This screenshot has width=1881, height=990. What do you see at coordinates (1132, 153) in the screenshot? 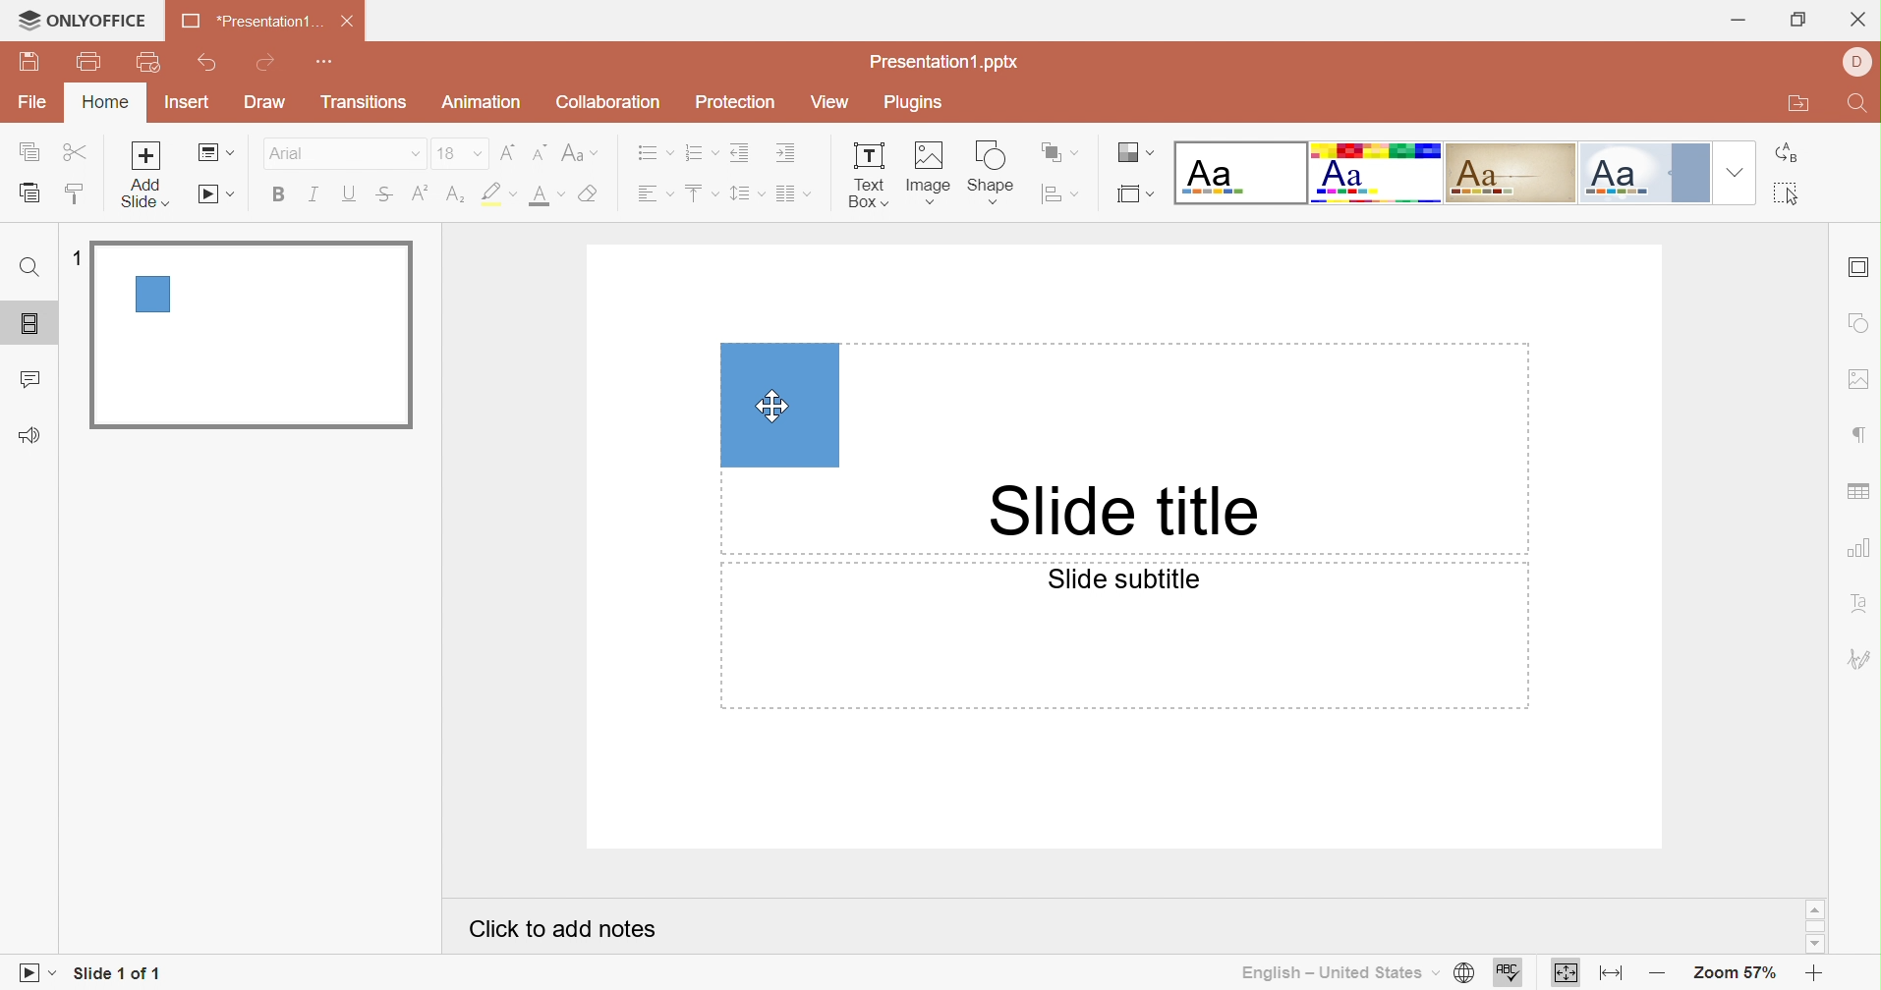
I see `Change color theme` at bounding box center [1132, 153].